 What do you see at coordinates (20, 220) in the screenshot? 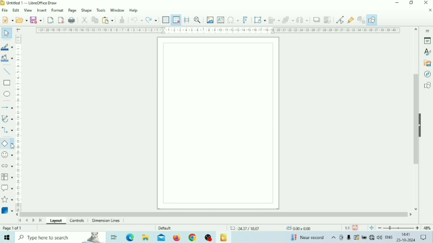
I see `Scroll to first page` at bounding box center [20, 220].